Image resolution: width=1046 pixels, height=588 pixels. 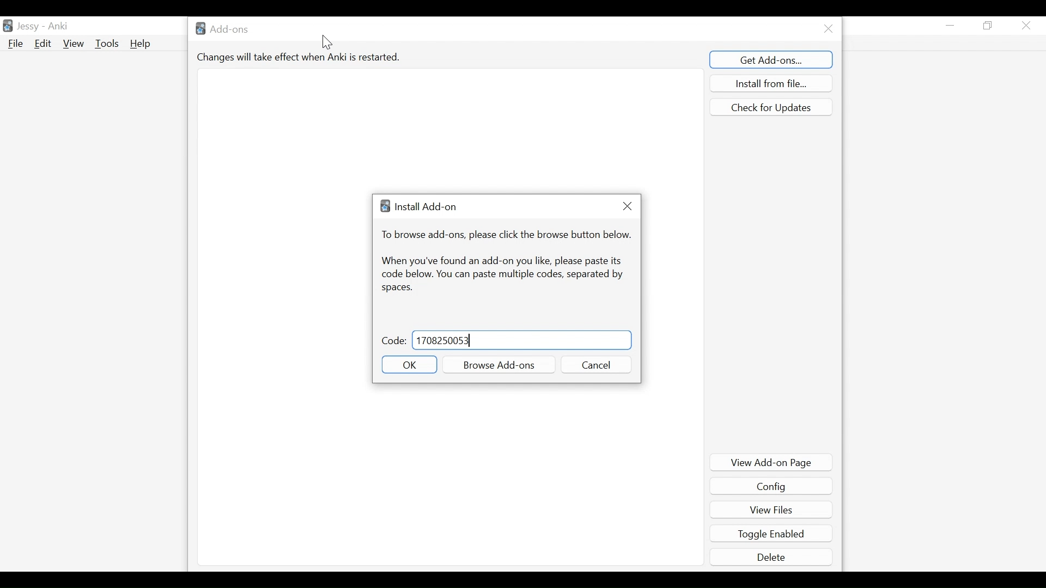 I want to click on Close, so click(x=828, y=28).